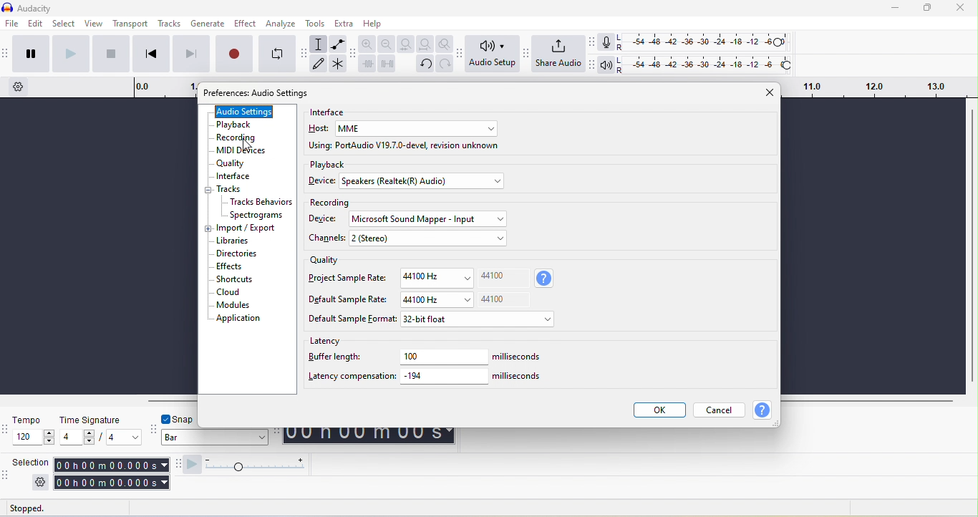 This screenshot has width=978, height=517. Describe the element at coordinates (961, 9) in the screenshot. I see `close` at that location.